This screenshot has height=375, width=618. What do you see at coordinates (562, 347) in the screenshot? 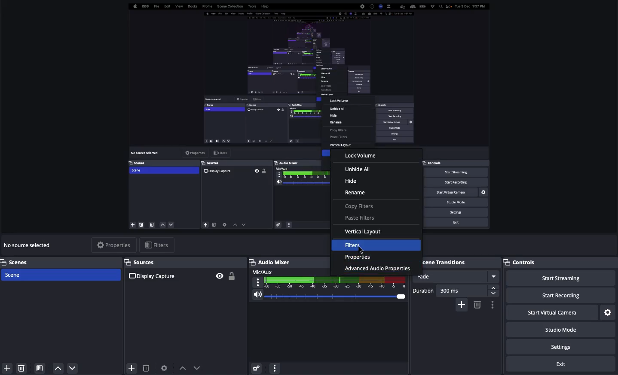
I see `Settings` at bounding box center [562, 347].